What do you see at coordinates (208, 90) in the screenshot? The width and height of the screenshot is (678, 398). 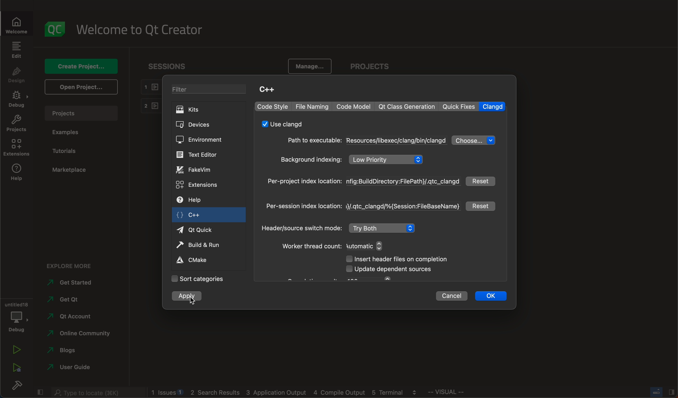 I see `FILTER` at bounding box center [208, 90].